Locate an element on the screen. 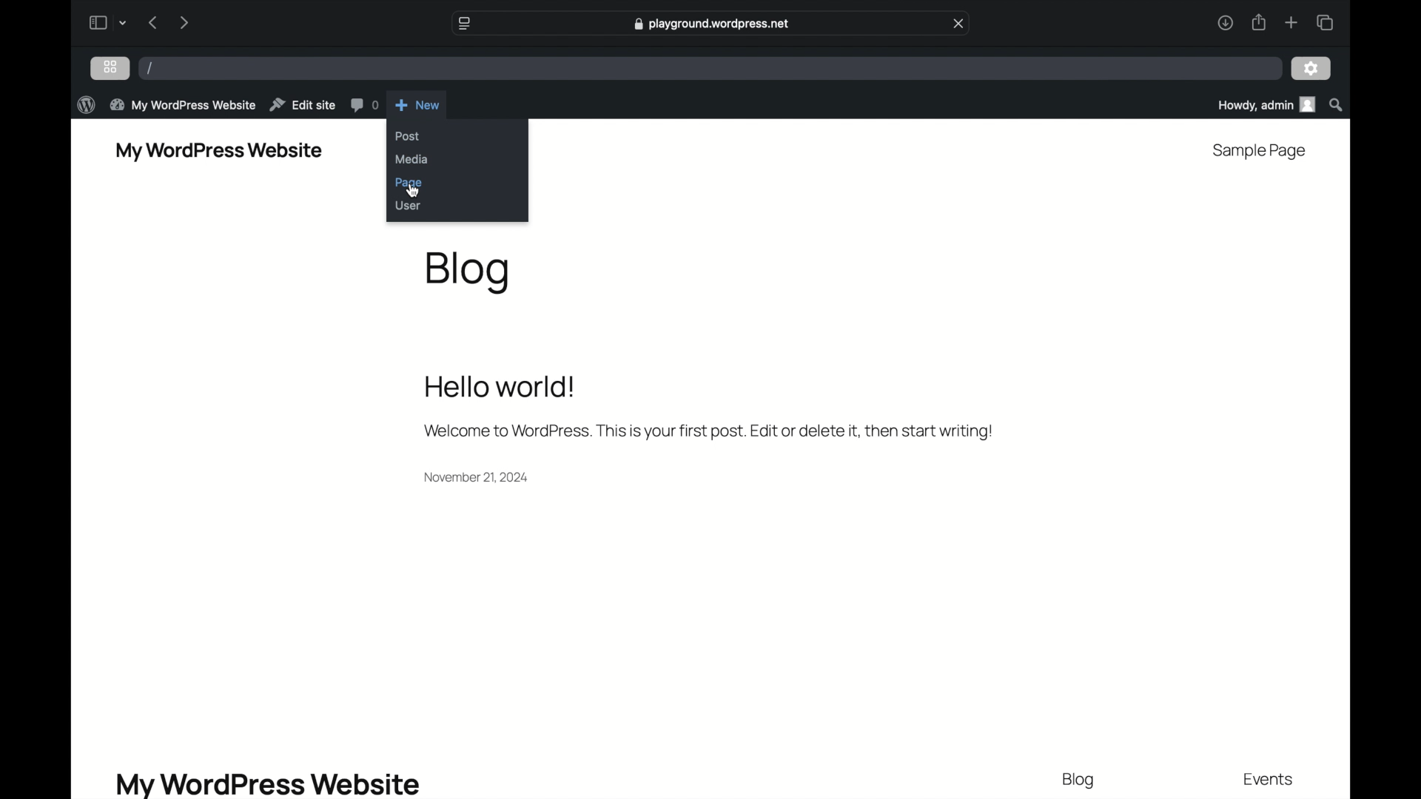 This screenshot has height=799, width=1421. downloads is located at coordinates (1225, 22).